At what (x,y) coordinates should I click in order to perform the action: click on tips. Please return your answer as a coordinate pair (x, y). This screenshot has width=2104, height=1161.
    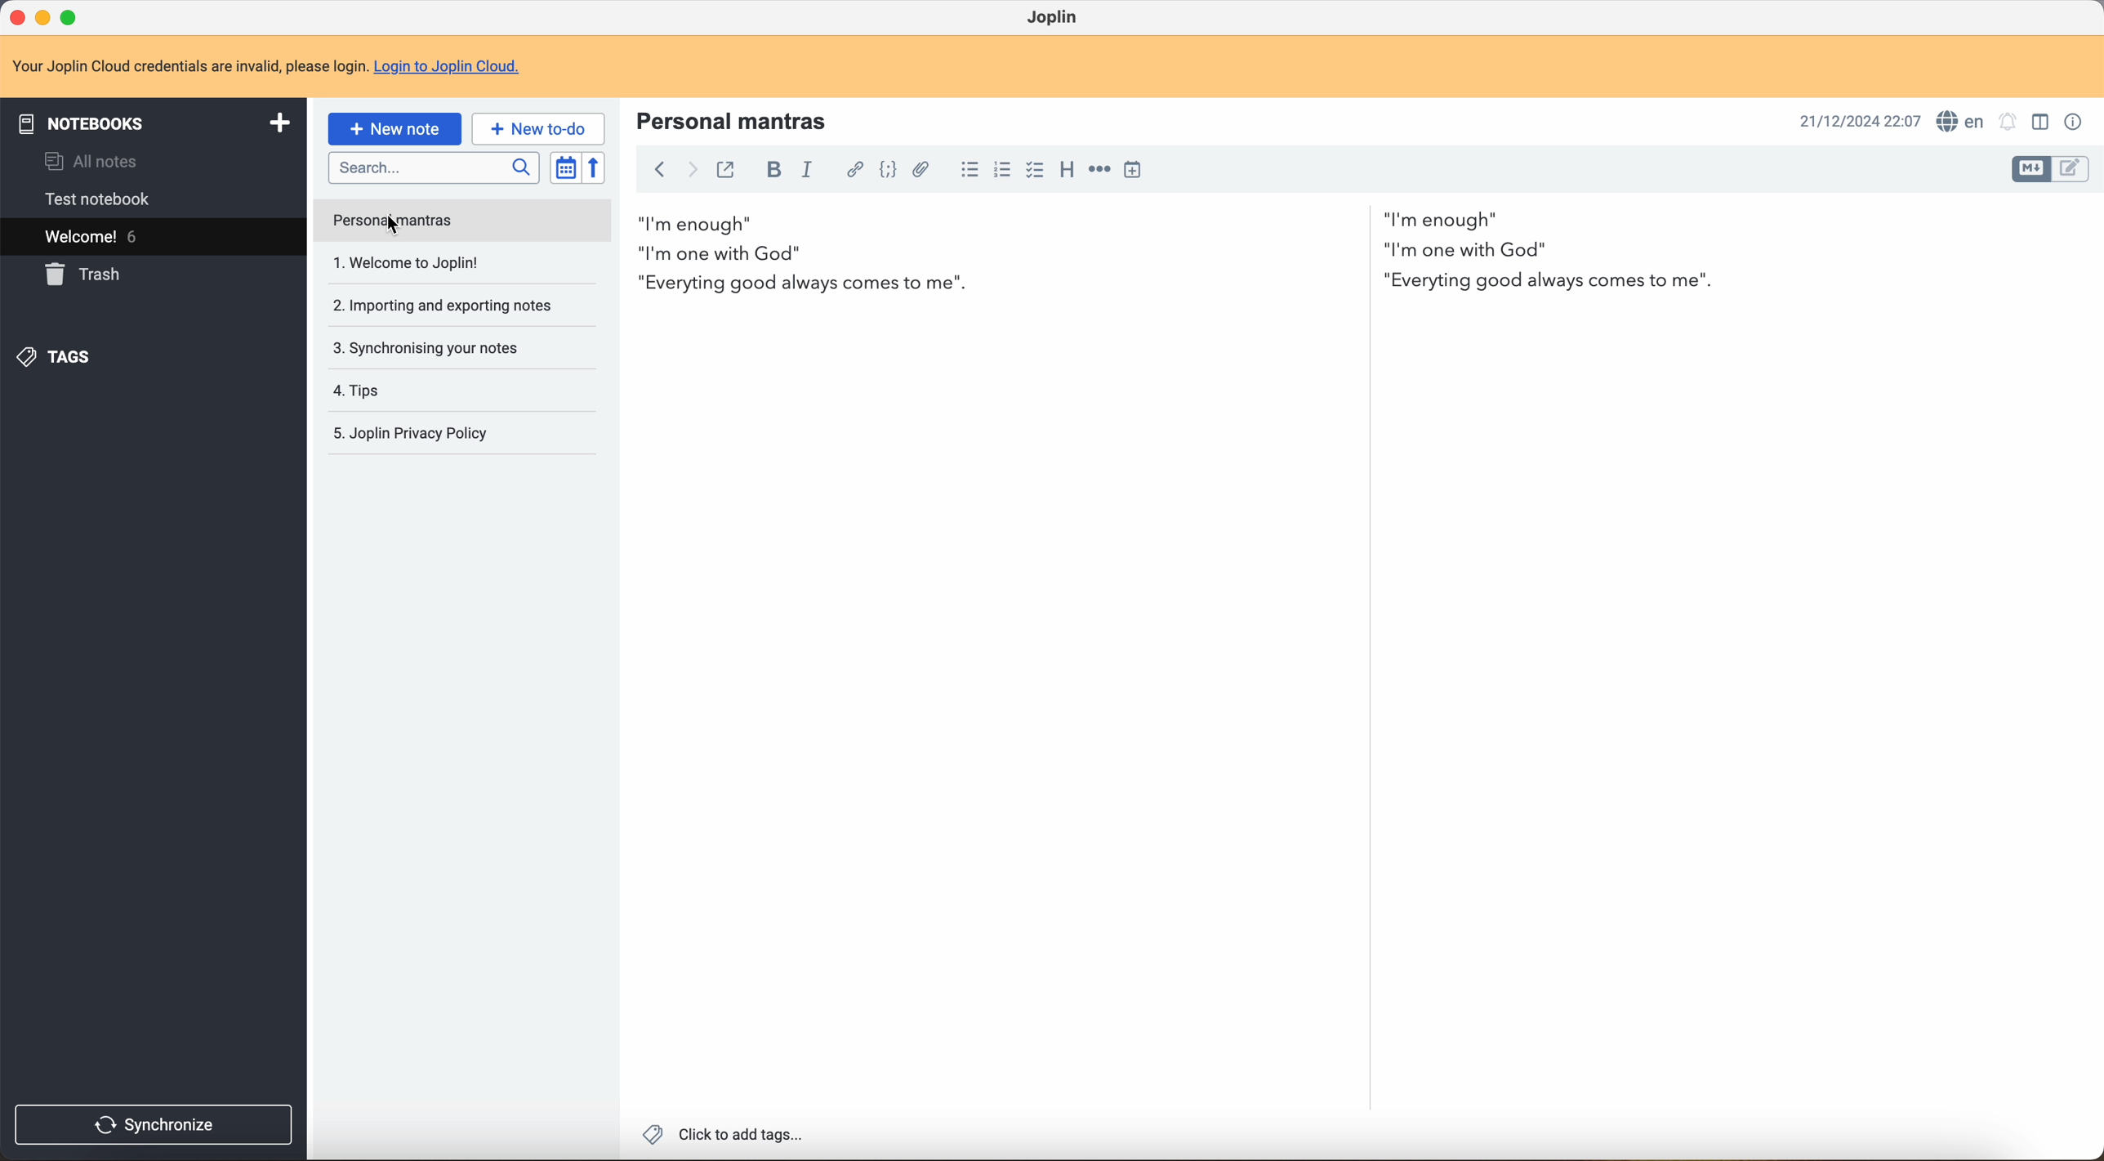
    Looking at the image, I should click on (358, 391).